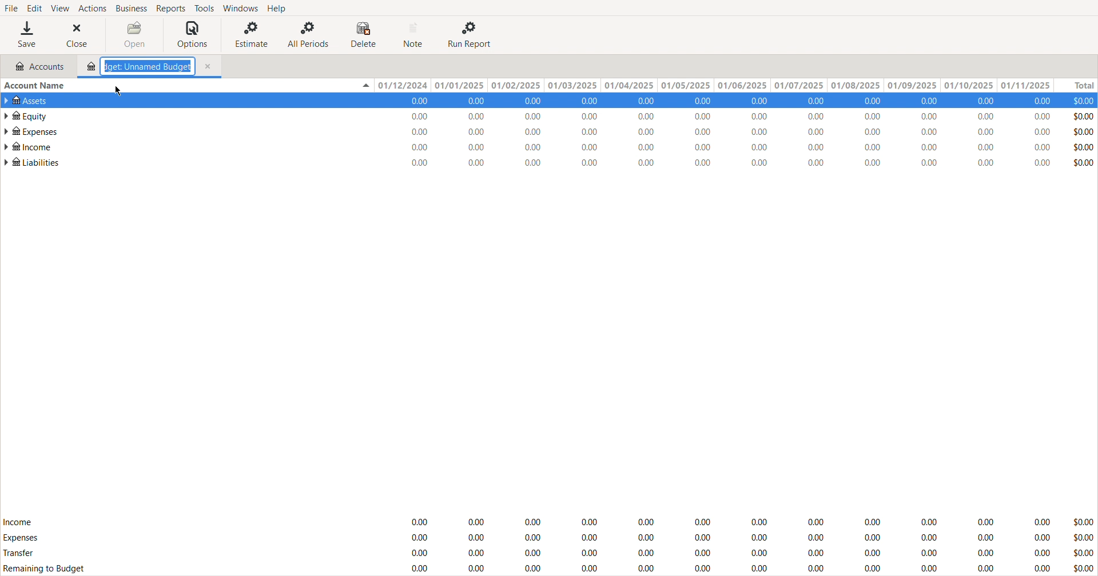 This screenshot has height=576, width=1098. I want to click on Close, so click(80, 35).